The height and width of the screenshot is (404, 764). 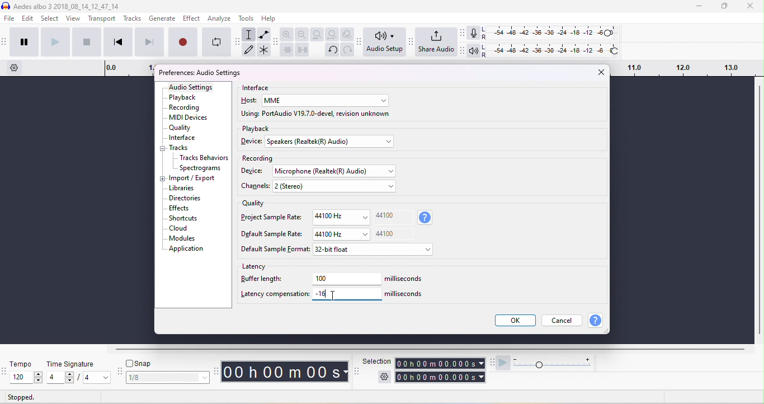 What do you see at coordinates (190, 118) in the screenshot?
I see `MIDI devices` at bounding box center [190, 118].